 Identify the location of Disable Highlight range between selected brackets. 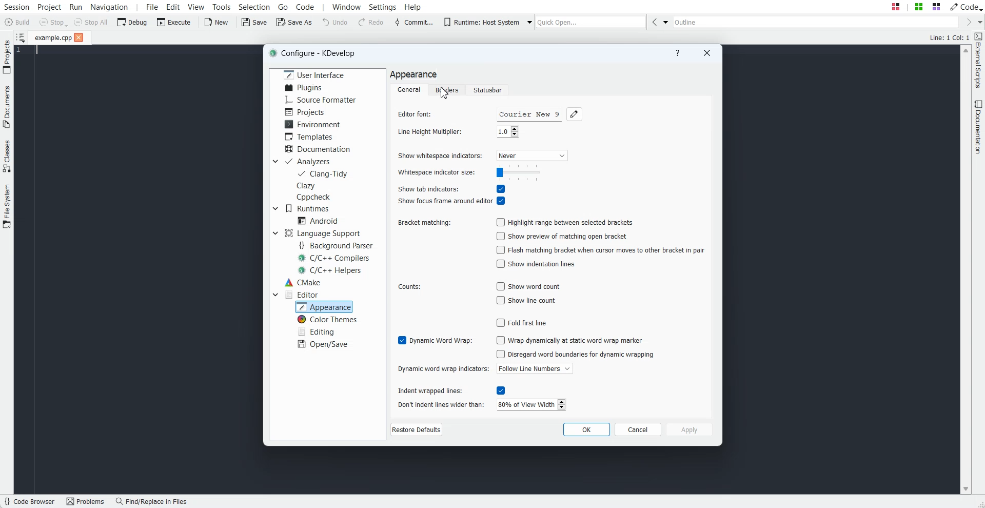
(565, 223).